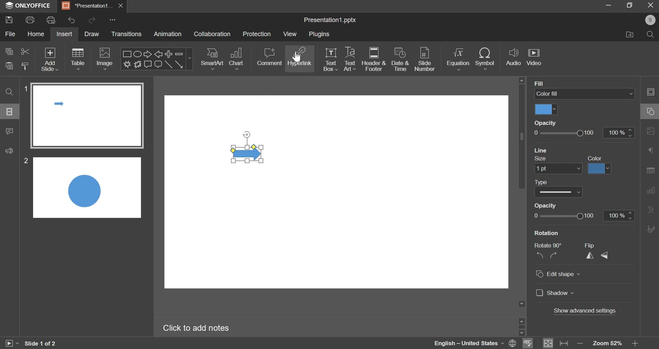 The height and width of the screenshot is (349, 659). Describe the element at coordinates (50, 59) in the screenshot. I see `add slide` at that location.